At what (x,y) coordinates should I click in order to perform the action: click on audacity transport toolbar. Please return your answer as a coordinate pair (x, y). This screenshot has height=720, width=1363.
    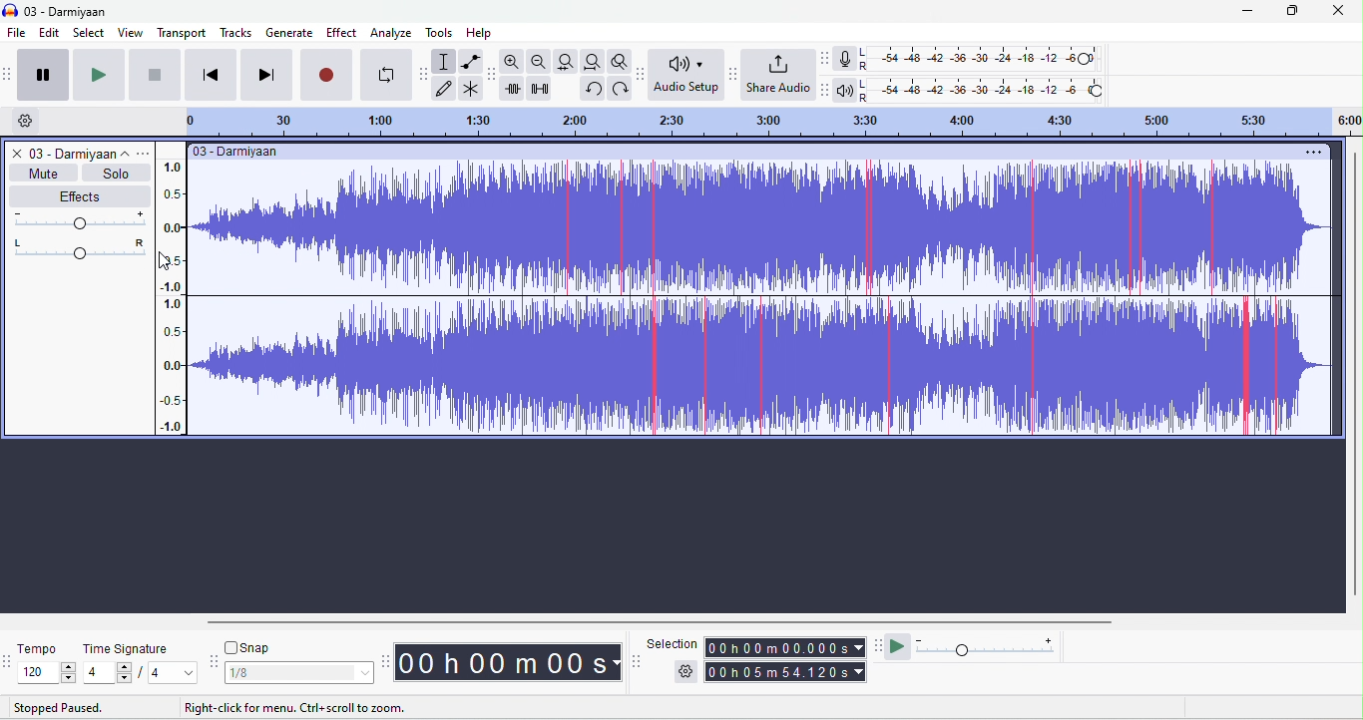
    Looking at the image, I should click on (9, 72).